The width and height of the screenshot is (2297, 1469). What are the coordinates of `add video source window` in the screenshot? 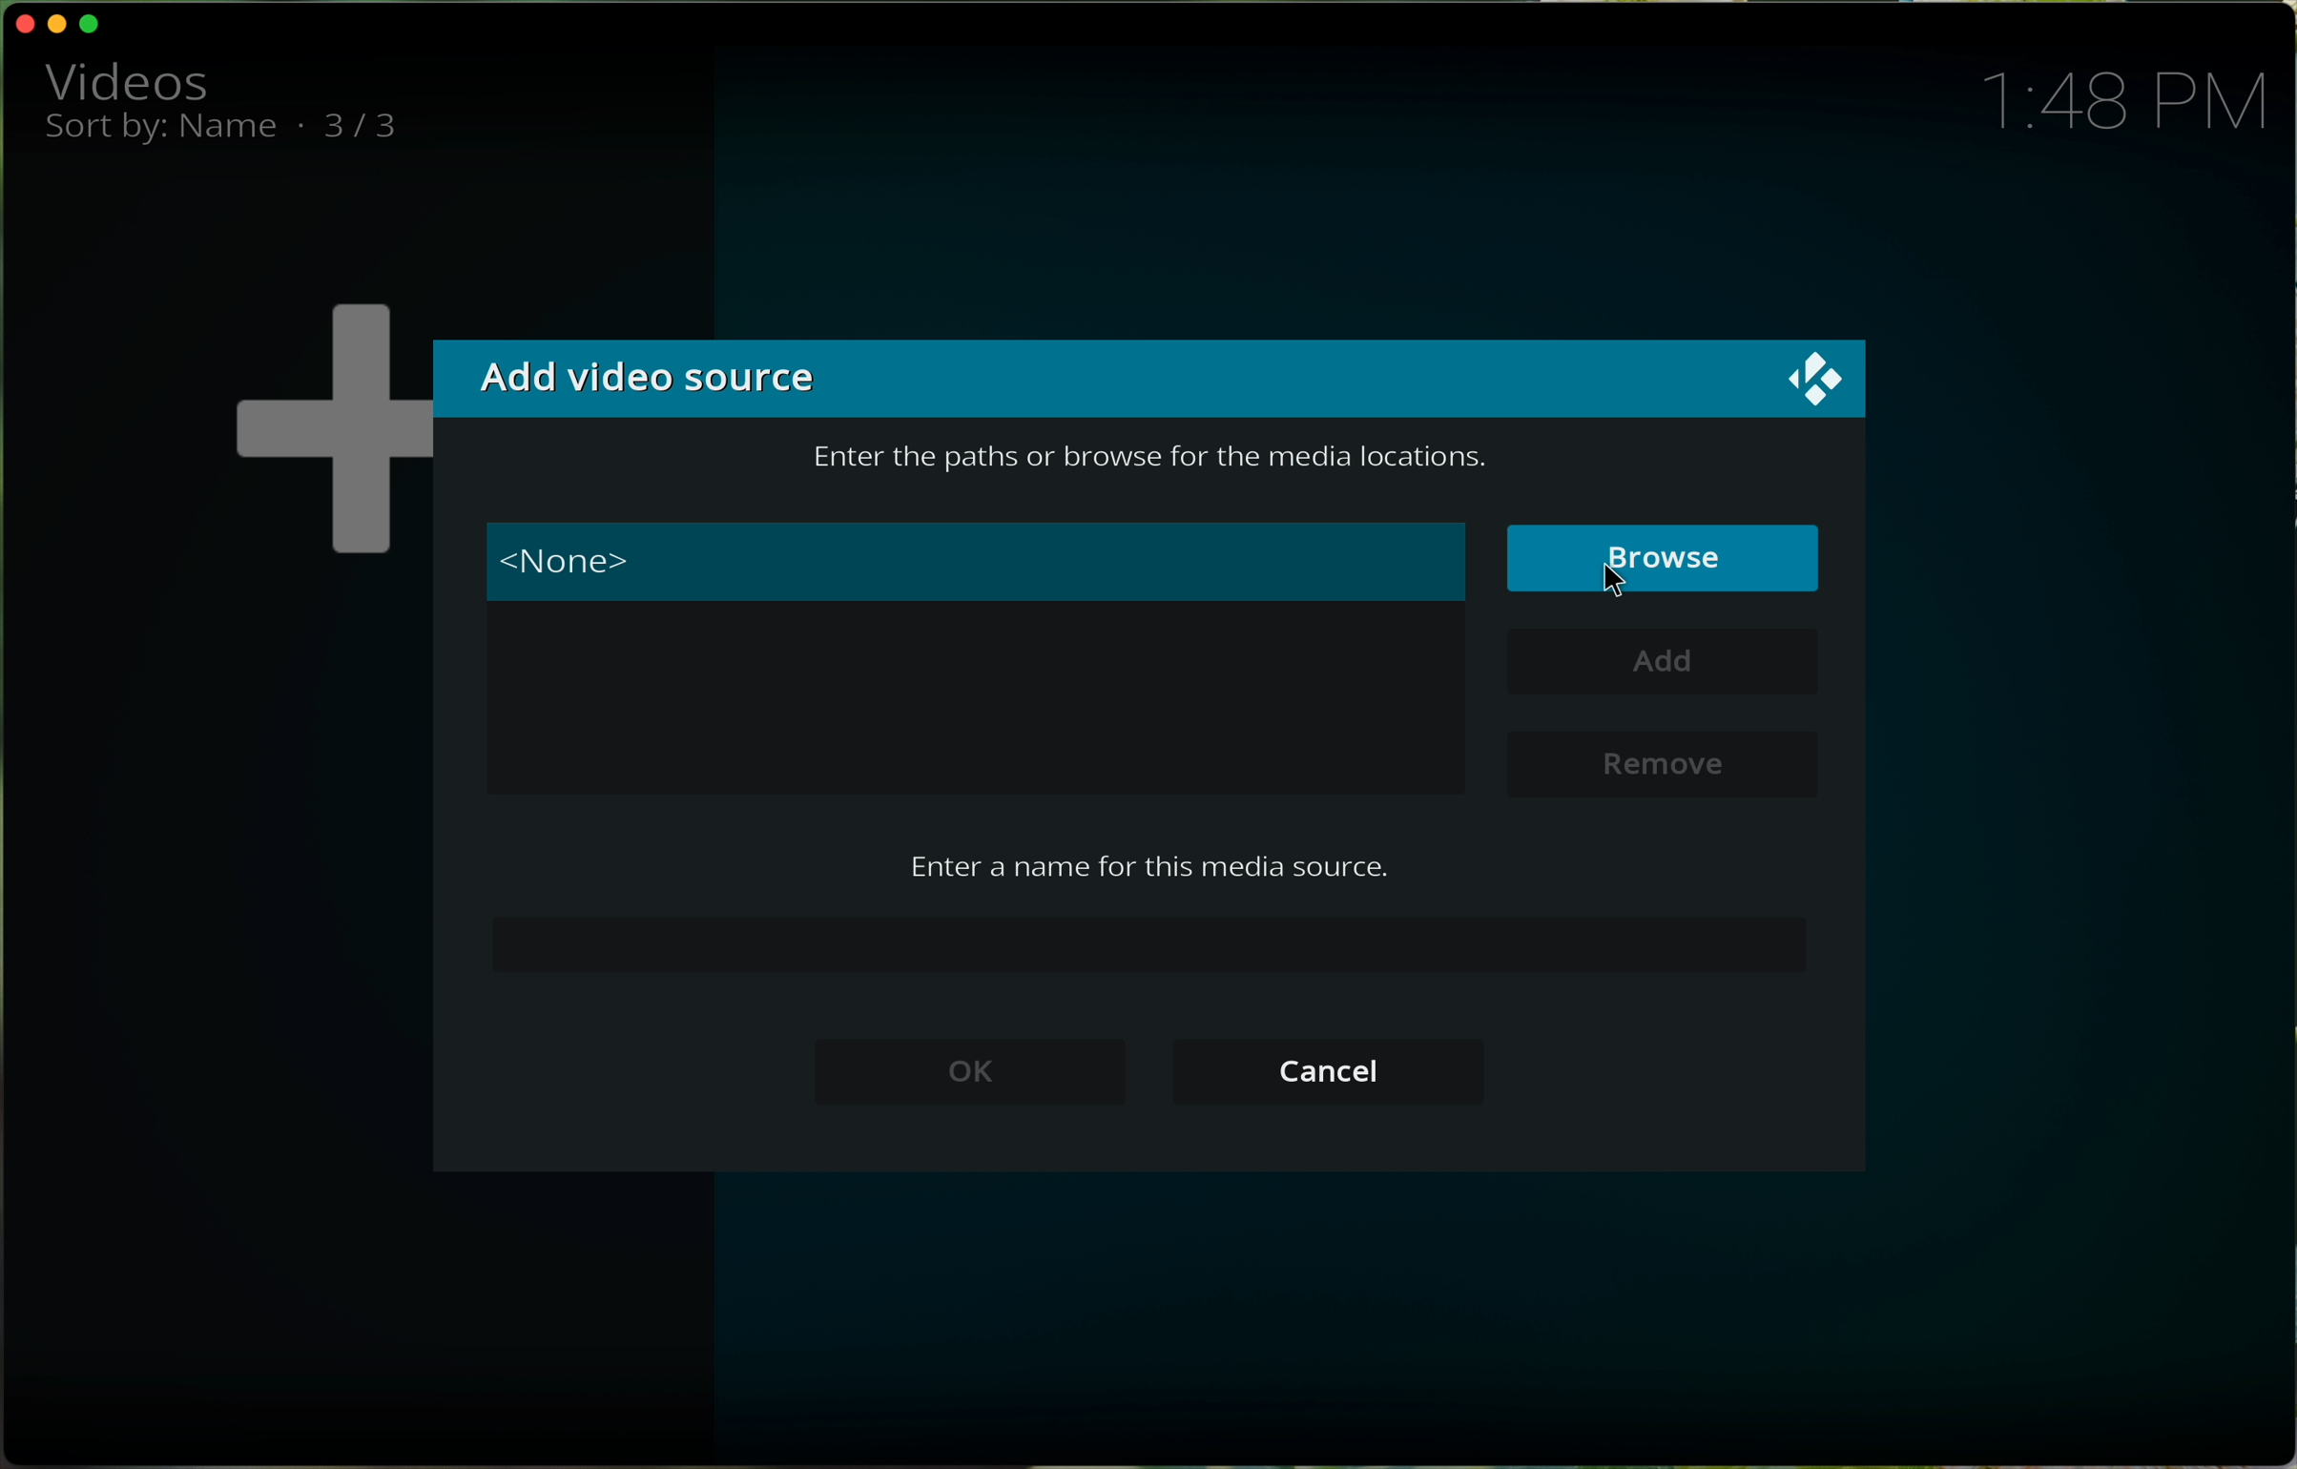 It's located at (1149, 379).